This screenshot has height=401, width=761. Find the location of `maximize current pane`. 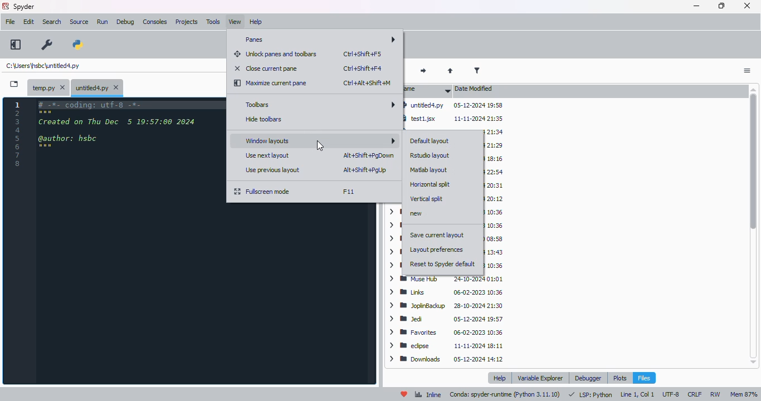

maximize current pane is located at coordinates (271, 84).